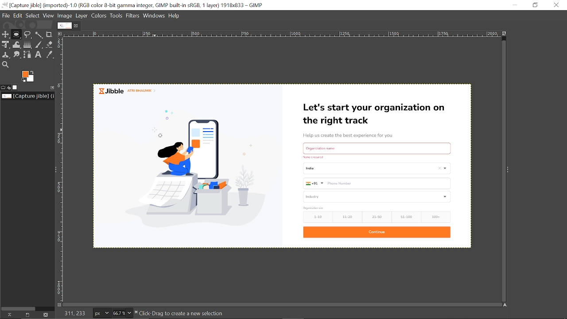  What do you see at coordinates (18, 16) in the screenshot?
I see `Edit` at bounding box center [18, 16].